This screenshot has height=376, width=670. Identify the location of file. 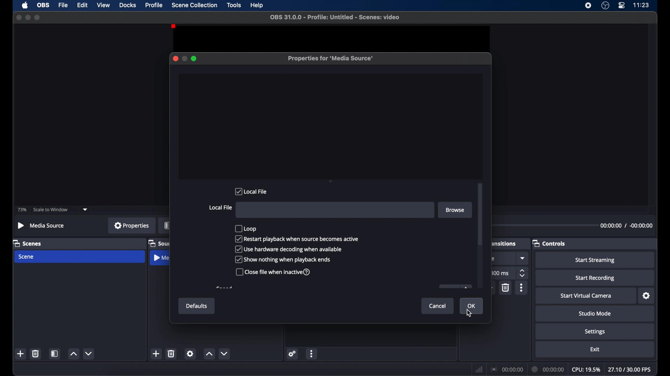
(63, 6).